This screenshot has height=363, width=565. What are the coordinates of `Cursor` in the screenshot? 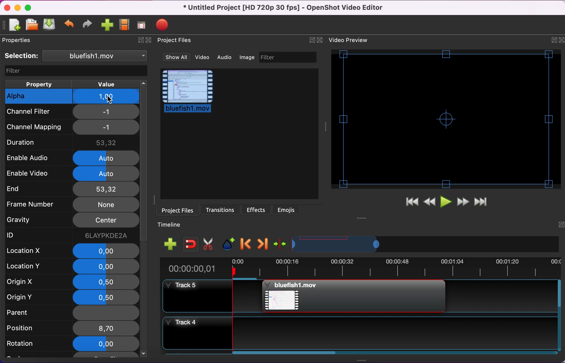 It's located at (109, 99).